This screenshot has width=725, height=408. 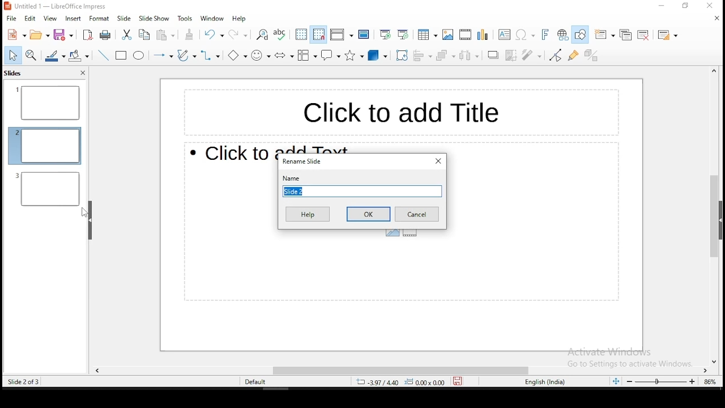 I want to click on 0.00x0.00, so click(x=428, y=382).